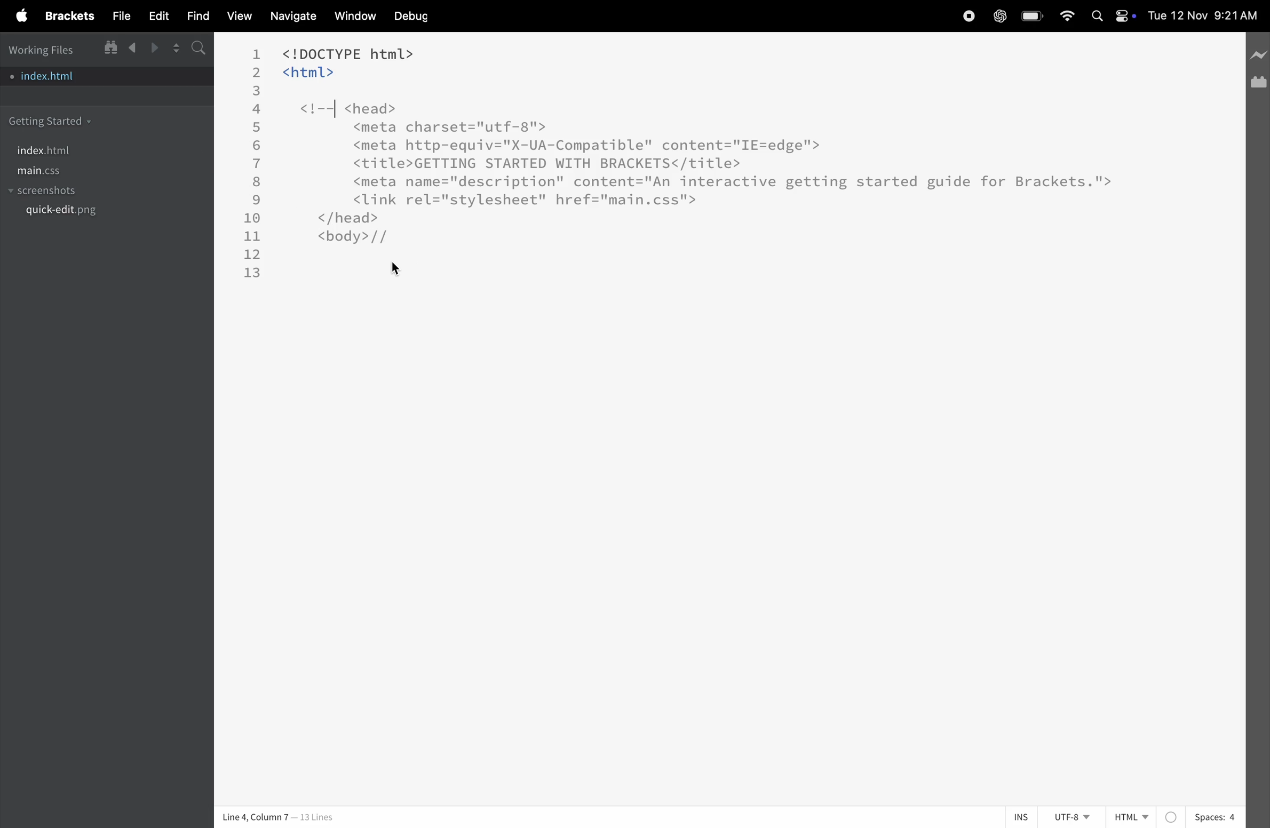  Describe the element at coordinates (1145, 817) in the screenshot. I see `Html ` at that location.